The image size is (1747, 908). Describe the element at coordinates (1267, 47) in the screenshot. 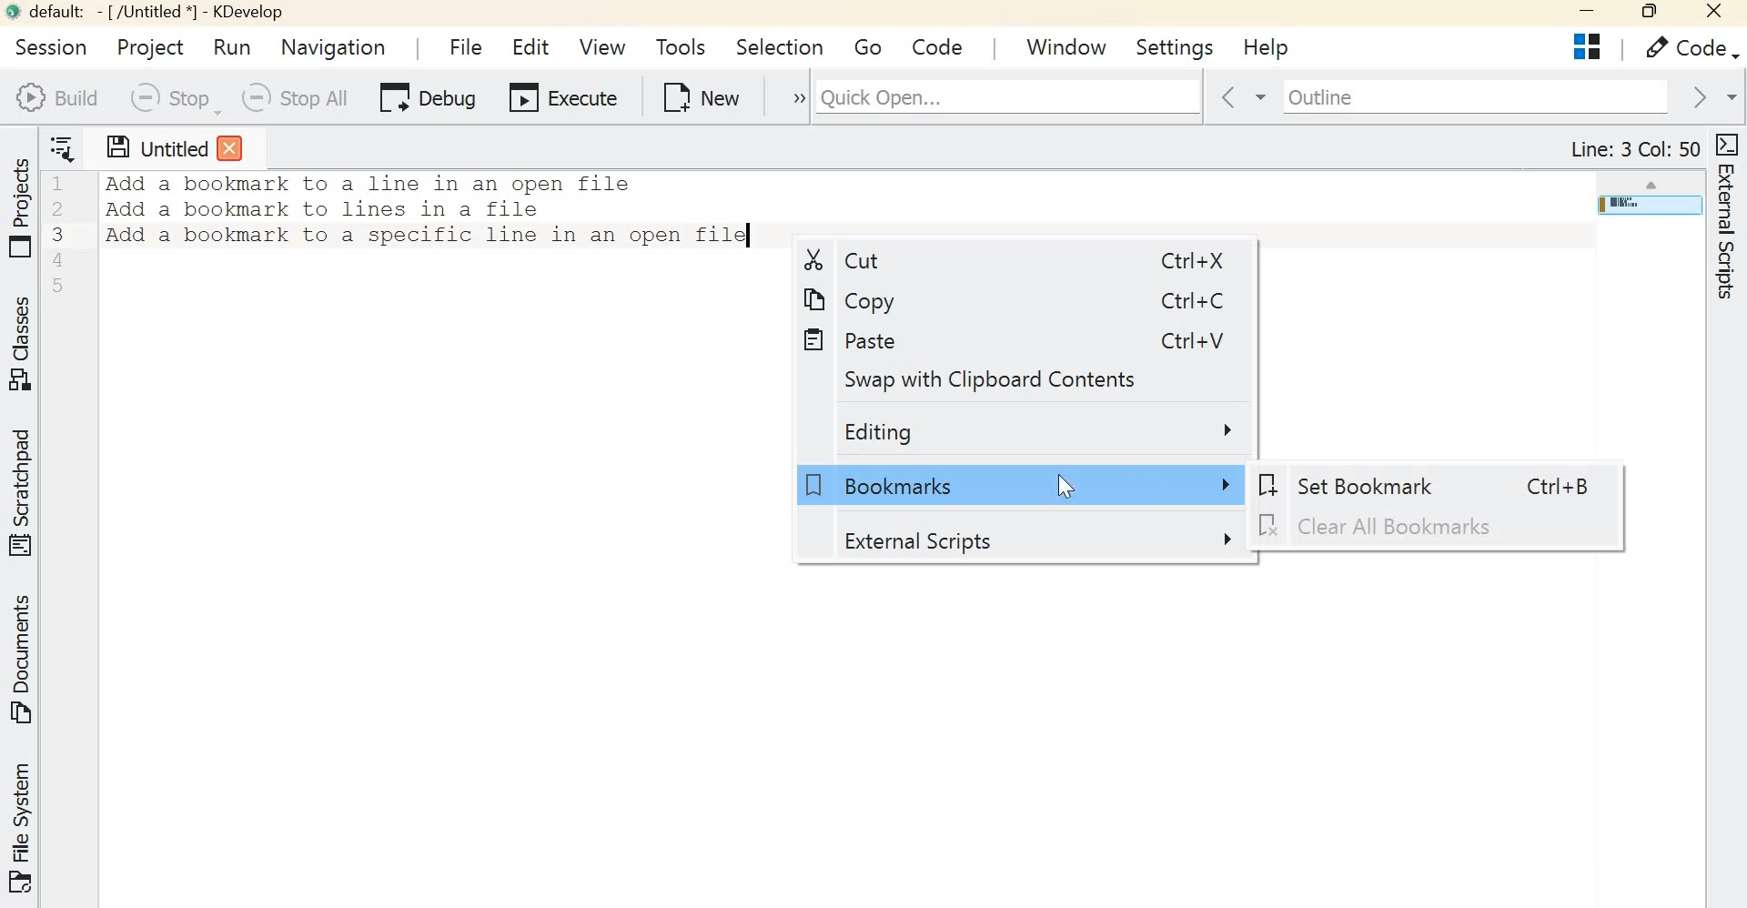

I see `Help` at that location.